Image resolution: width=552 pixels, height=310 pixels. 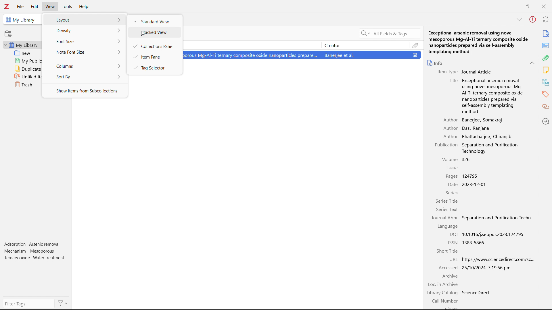 What do you see at coordinates (470, 176) in the screenshot?
I see `124795` at bounding box center [470, 176].